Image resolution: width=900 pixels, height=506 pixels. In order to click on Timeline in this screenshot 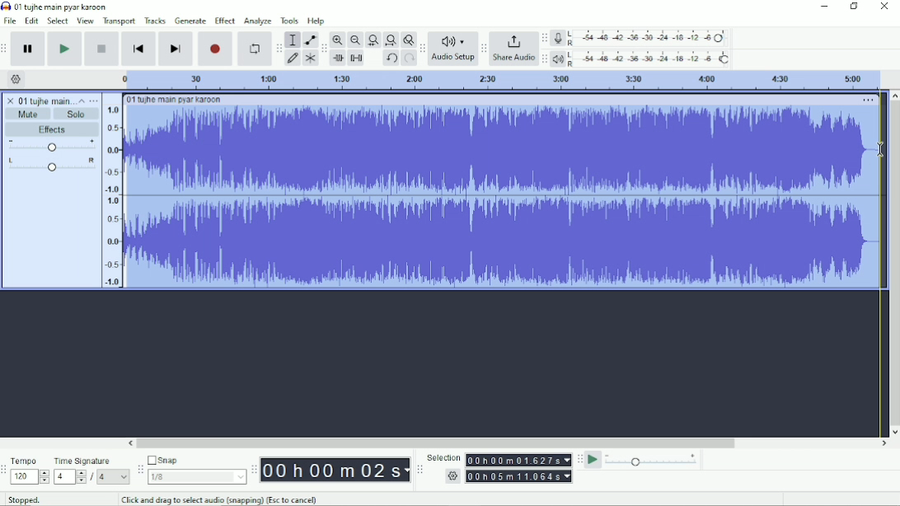, I will do `click(499, 80)`.